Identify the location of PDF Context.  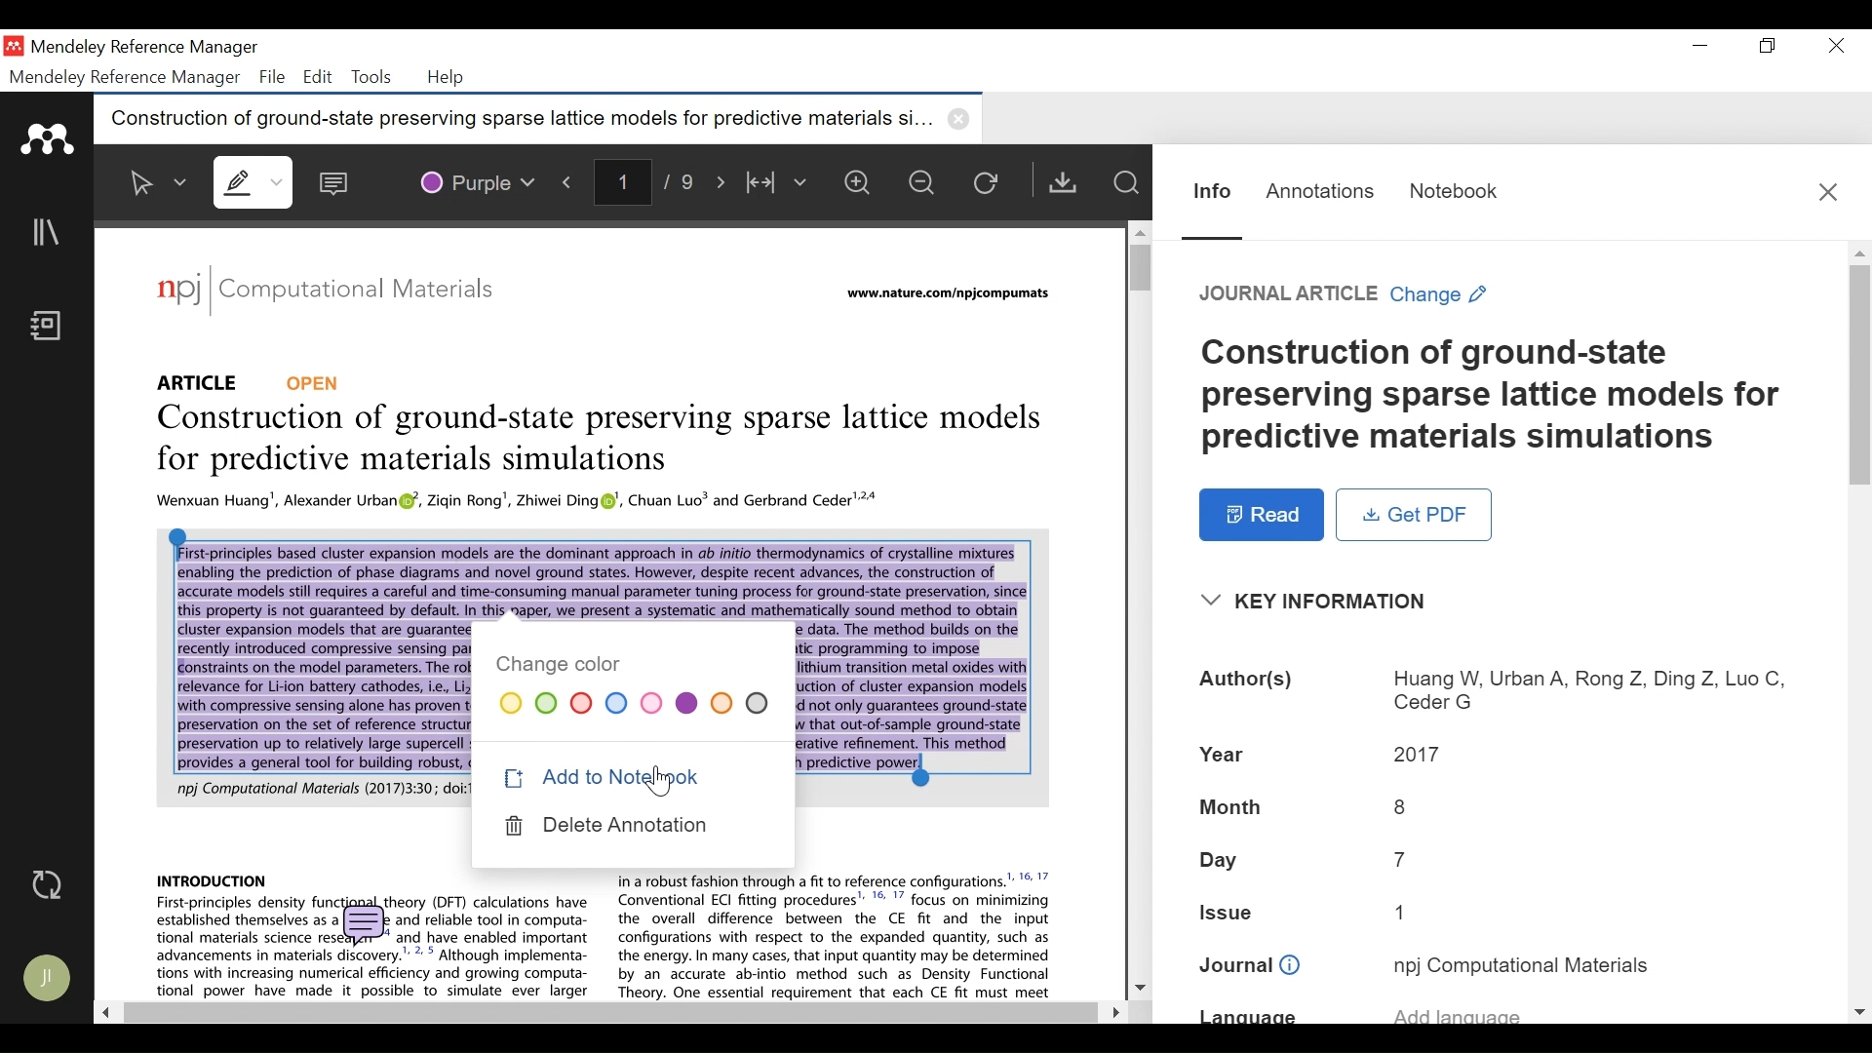
(521, 502).